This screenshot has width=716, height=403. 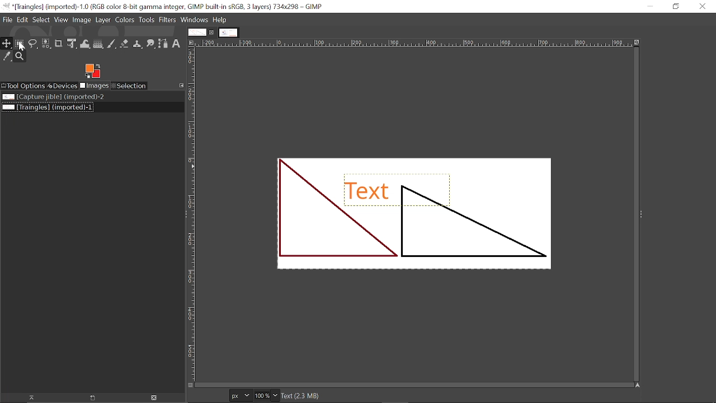 What do you see at coordinates (637, 386) in the screenshot?
I see `Navigate this window` at bounding box center [637, 386].